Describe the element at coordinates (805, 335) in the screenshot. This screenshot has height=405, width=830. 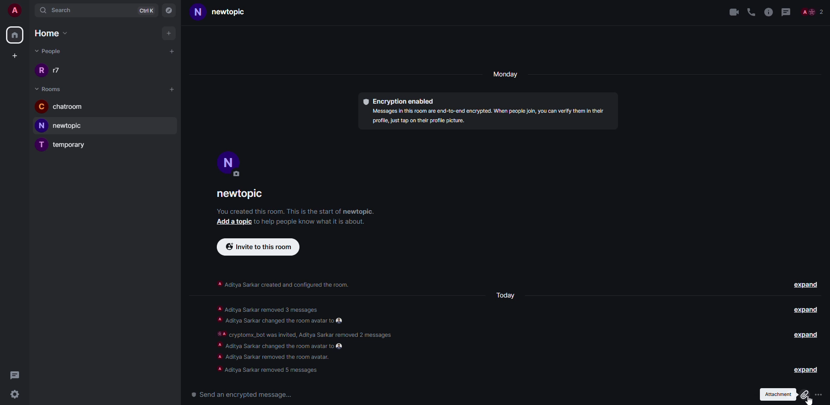
I see `expand` at that location.